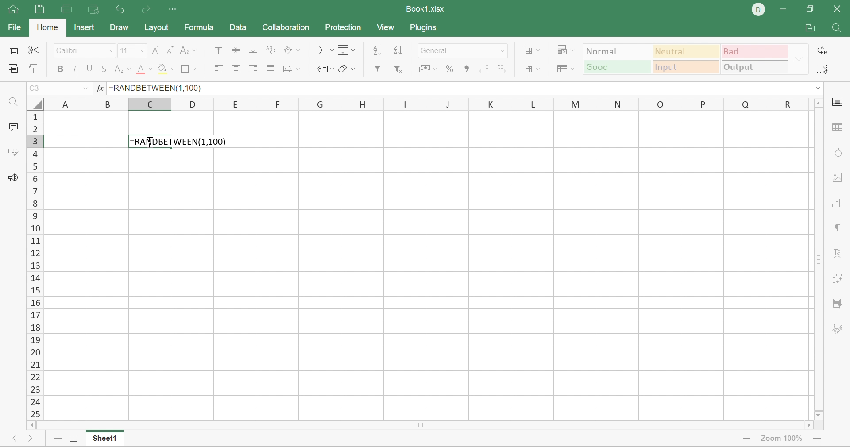 The height and width of the screenshot is (447, 850). I want to click on Close, so click(838, 8).